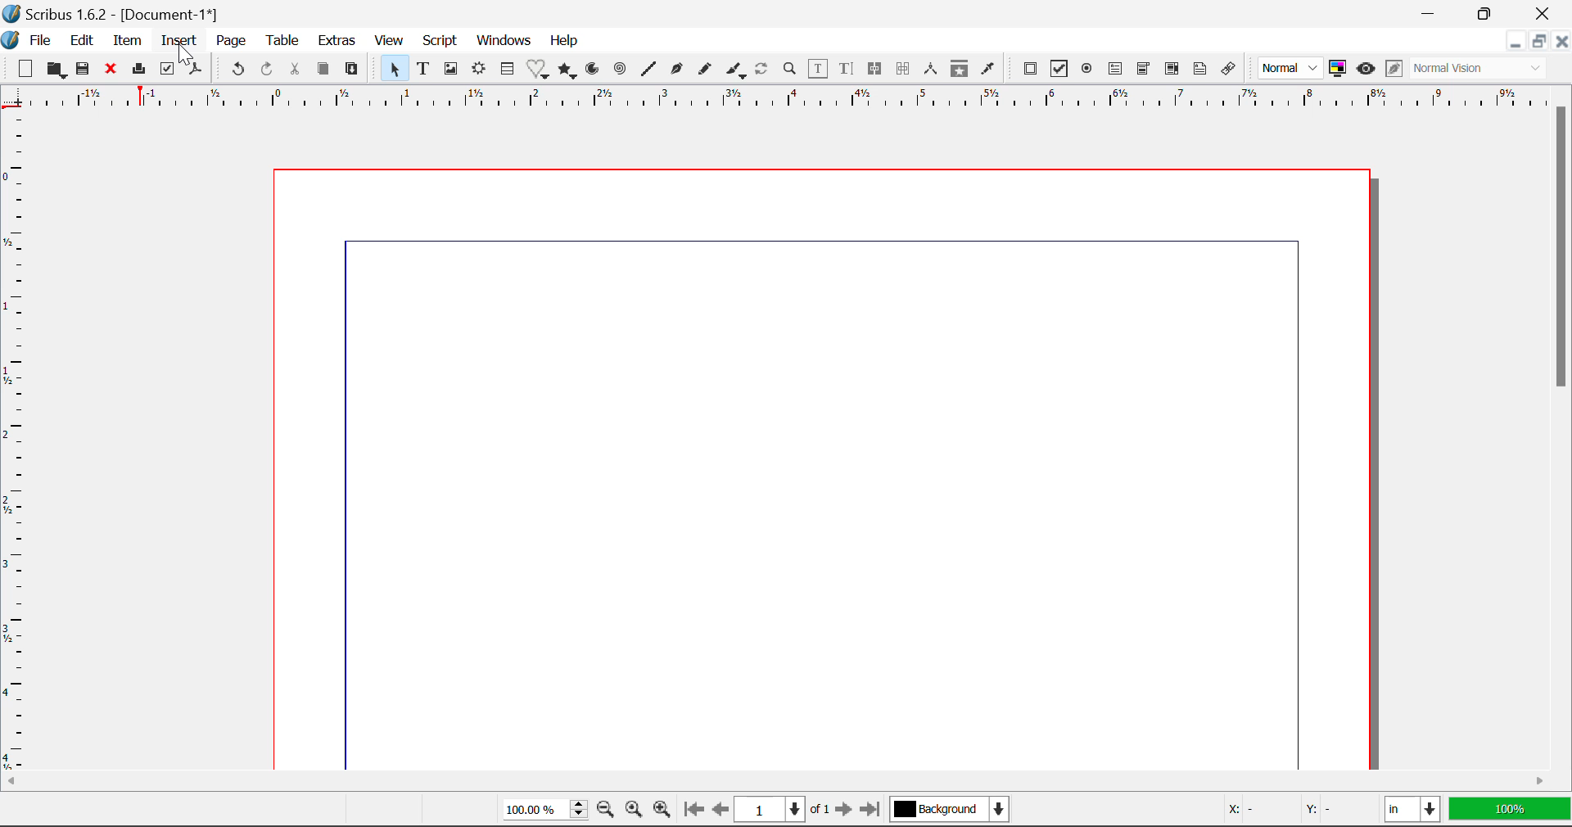  Describe the element at coordinates (1493, 13) in the screenshot. I see `Minimize` at that location.